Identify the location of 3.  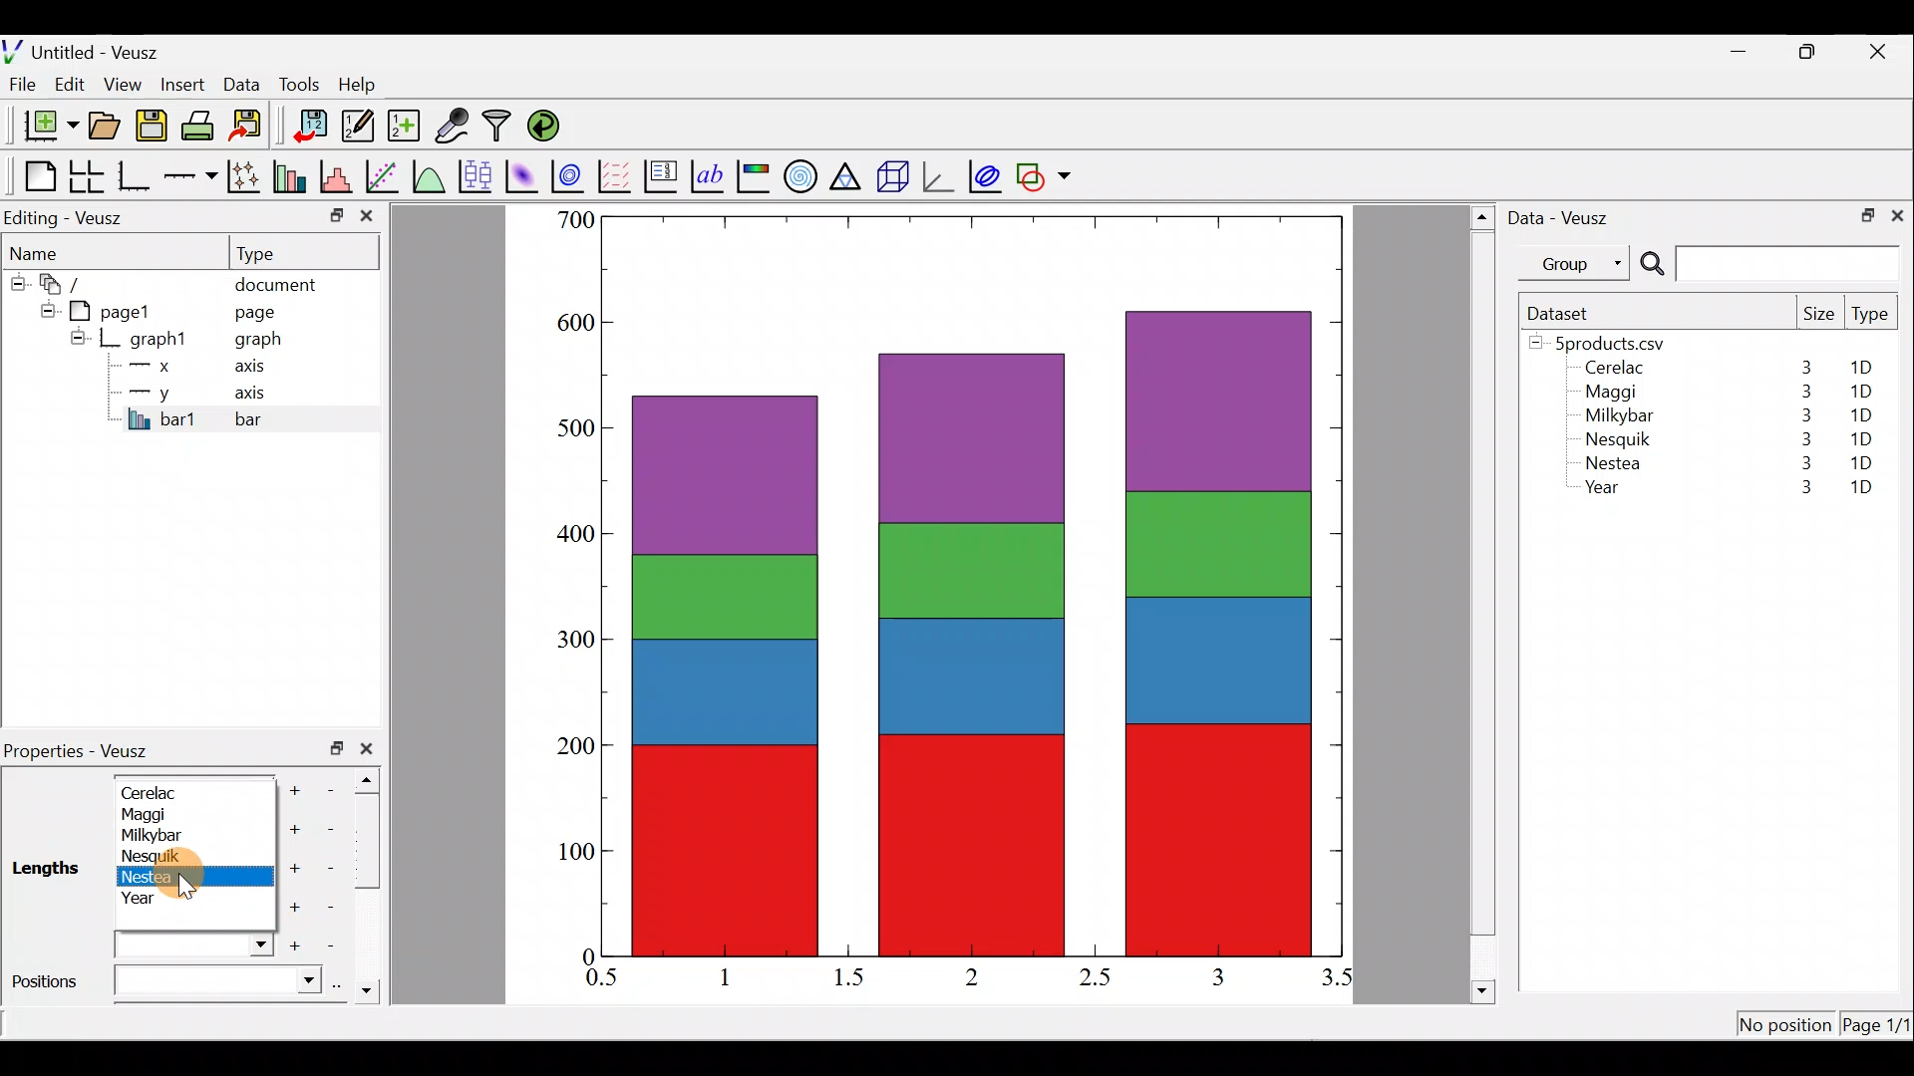
(1804, 367).